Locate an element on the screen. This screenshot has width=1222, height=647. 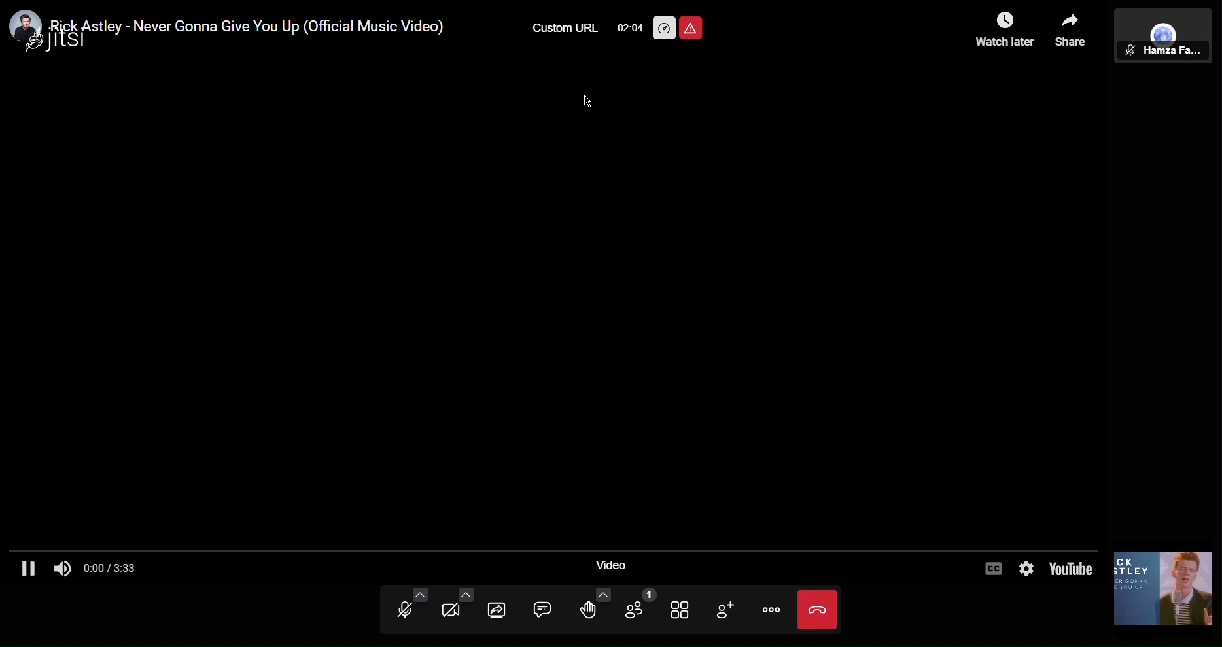
Share Screen is located at coordinates (498, 610).